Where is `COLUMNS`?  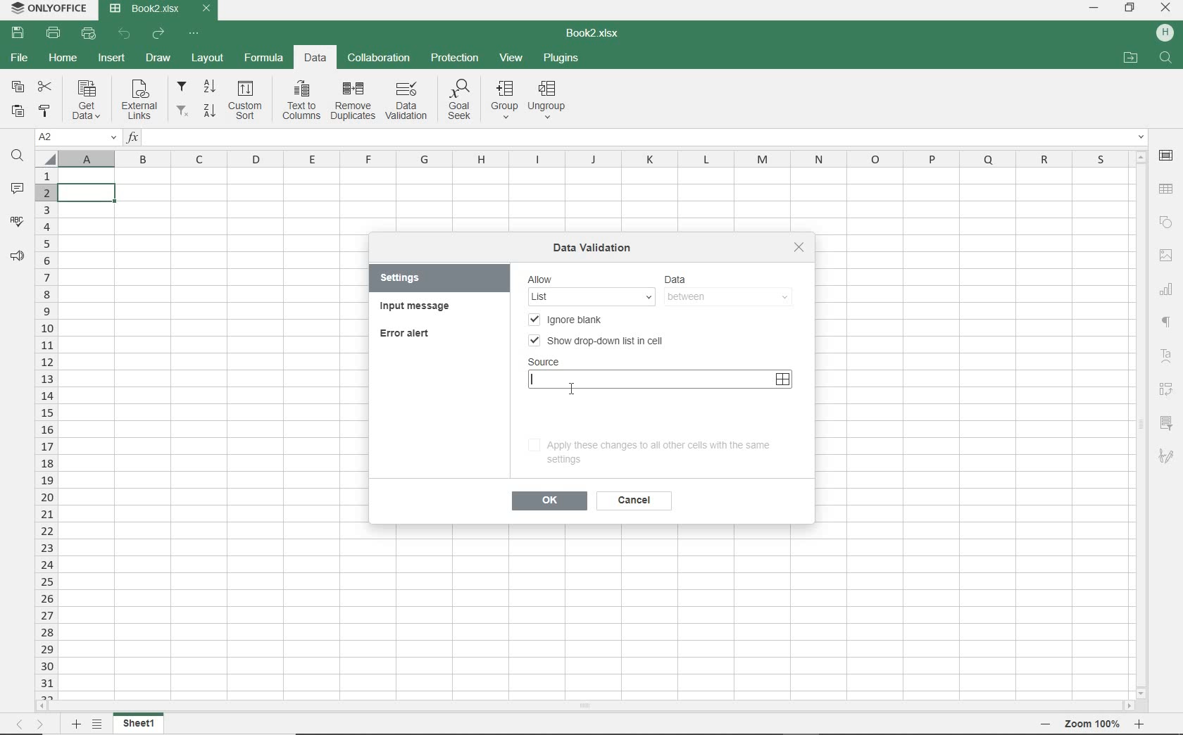
COLUMNS is located at coordinates (594, 158).